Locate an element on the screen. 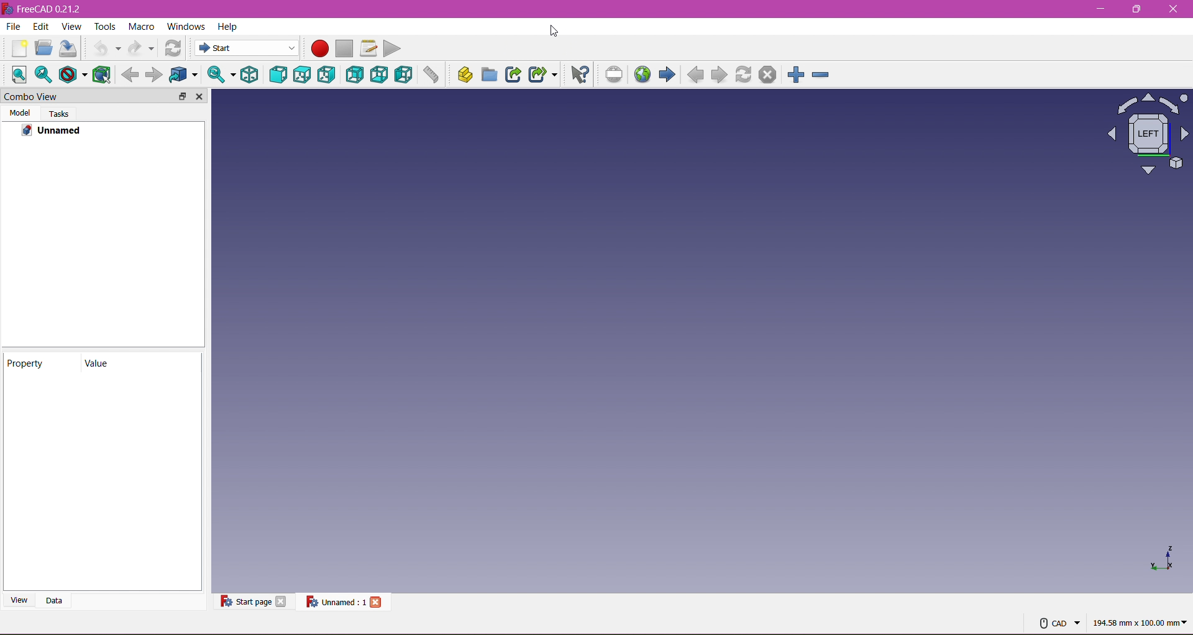 The height and width of the screenshot is (635, 1193). Close Document is located at coordinates (767, 74).